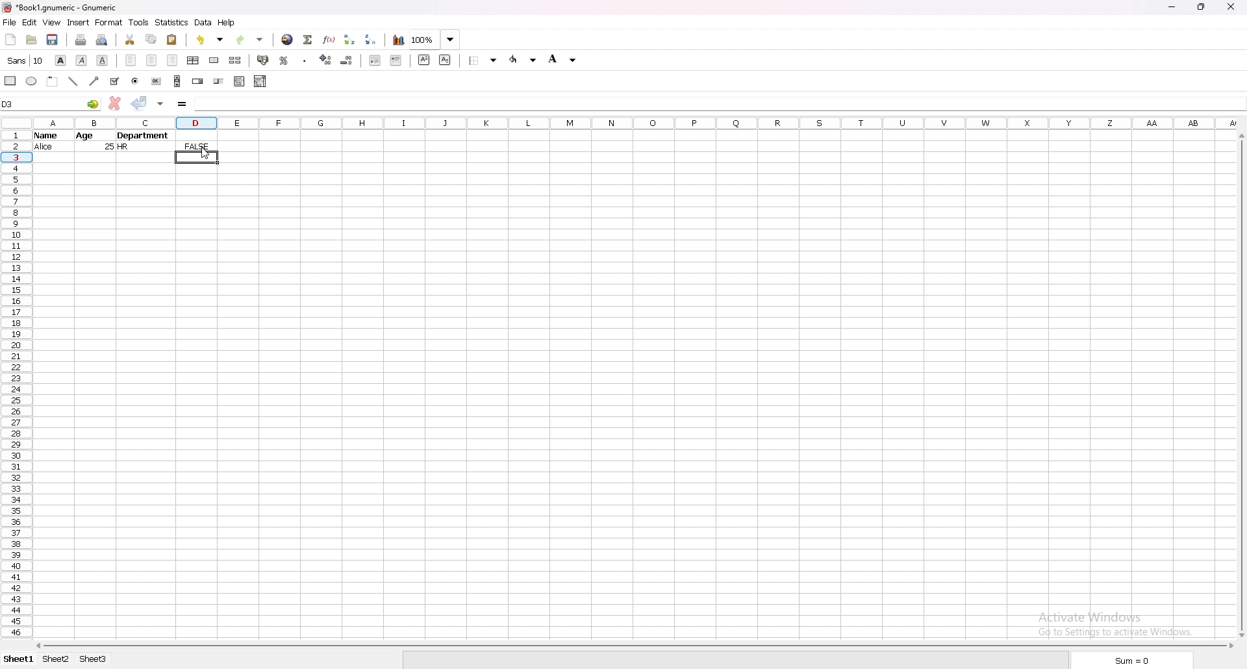 This screenshot has width=1247, height=669. What do you see at coordinates (212, 40) in the screenshot?
I see `undo` at bounding box center [212, 40].